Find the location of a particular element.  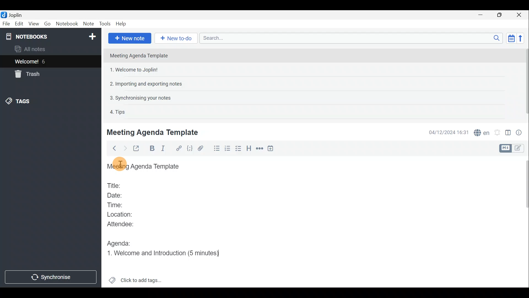

Close is located at coordinates (519, 15).